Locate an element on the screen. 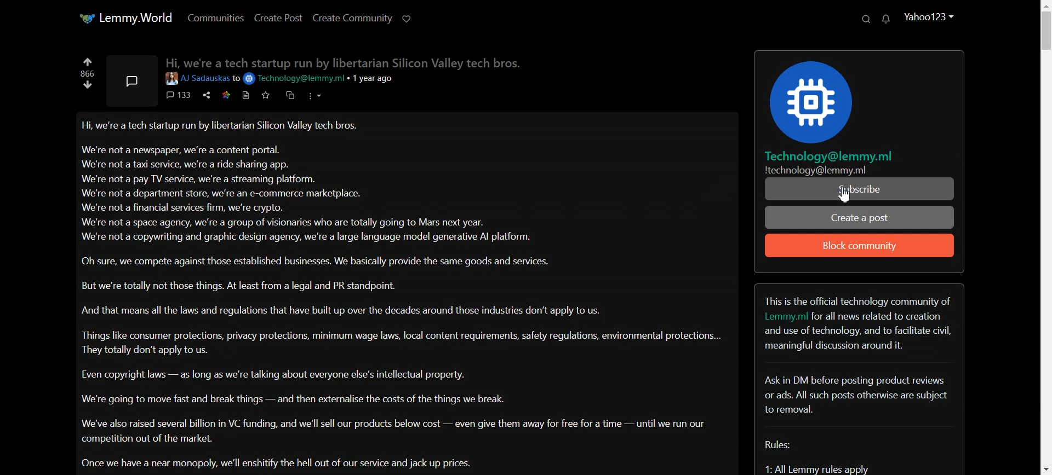 The image size is (1052, 475). Subscribe is located at coordinates (857, 189).